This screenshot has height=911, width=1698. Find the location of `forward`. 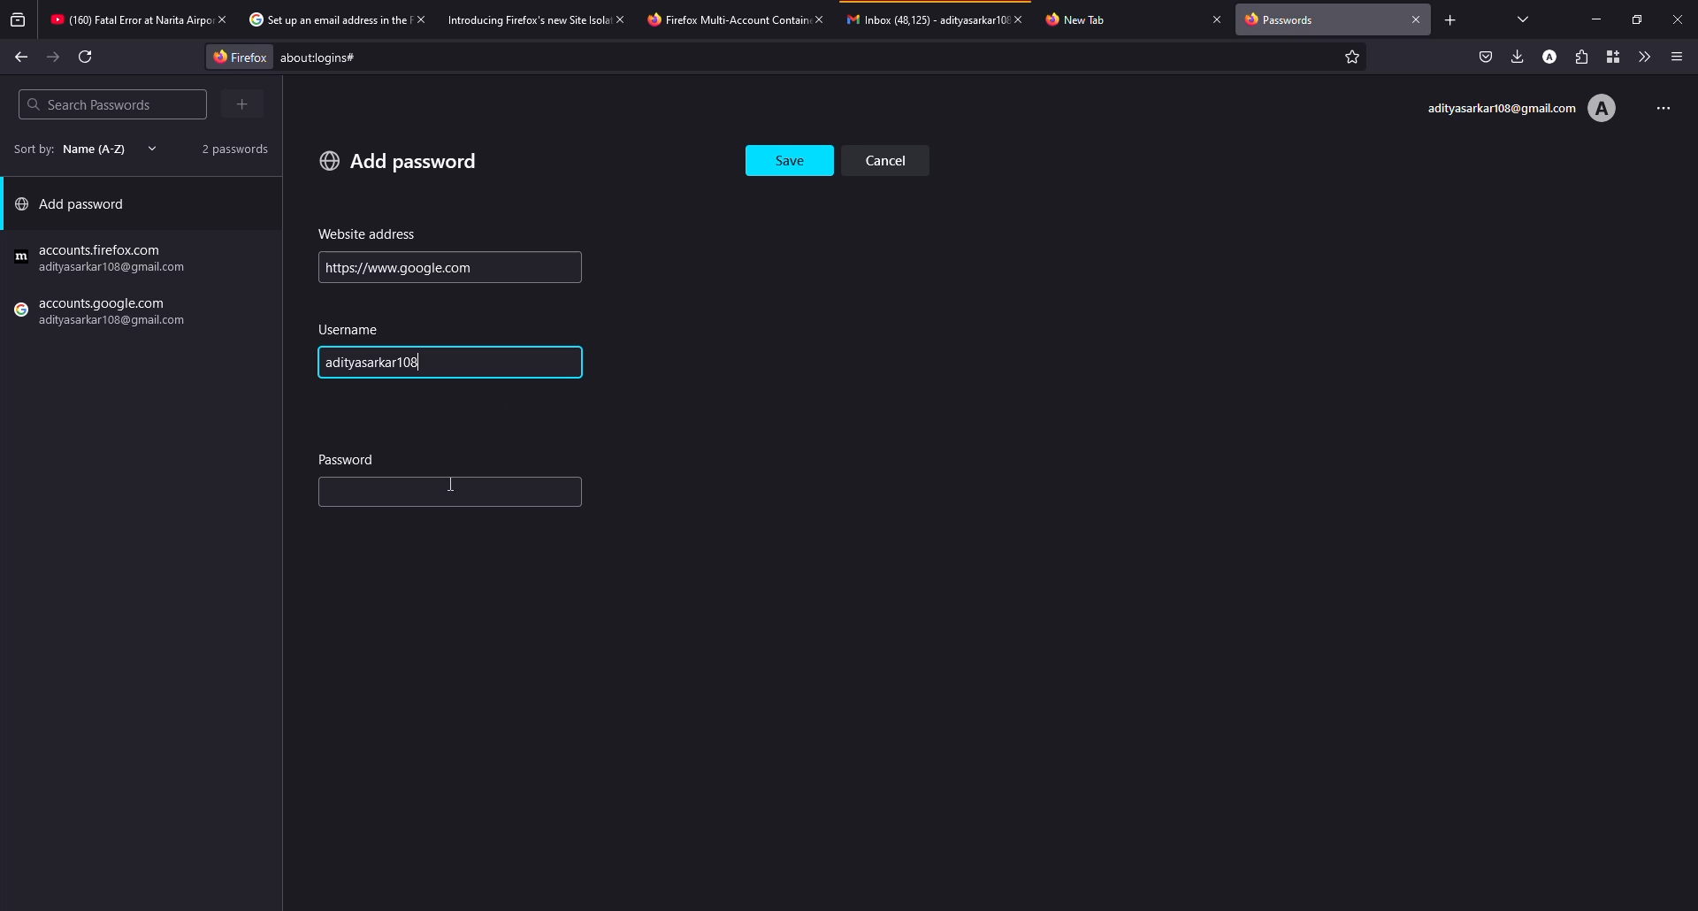

forward is located at coordinates (54, 57).